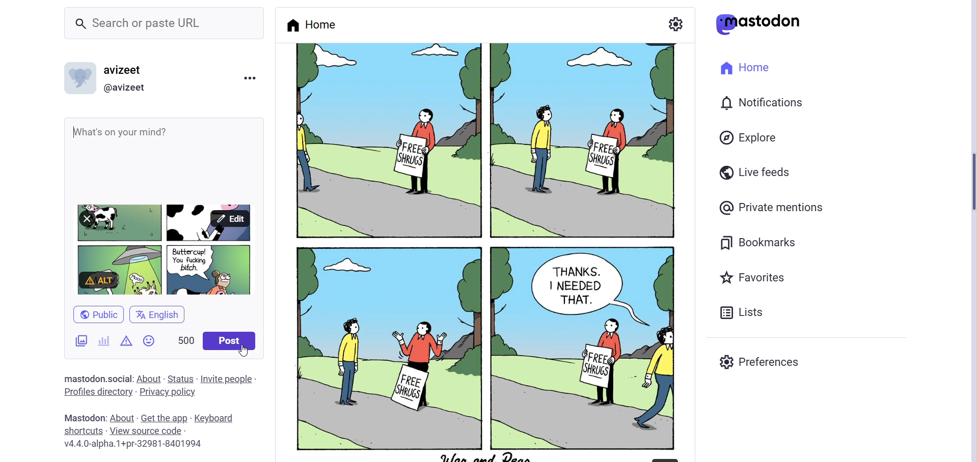  I want to click on language, so click(160, 315).